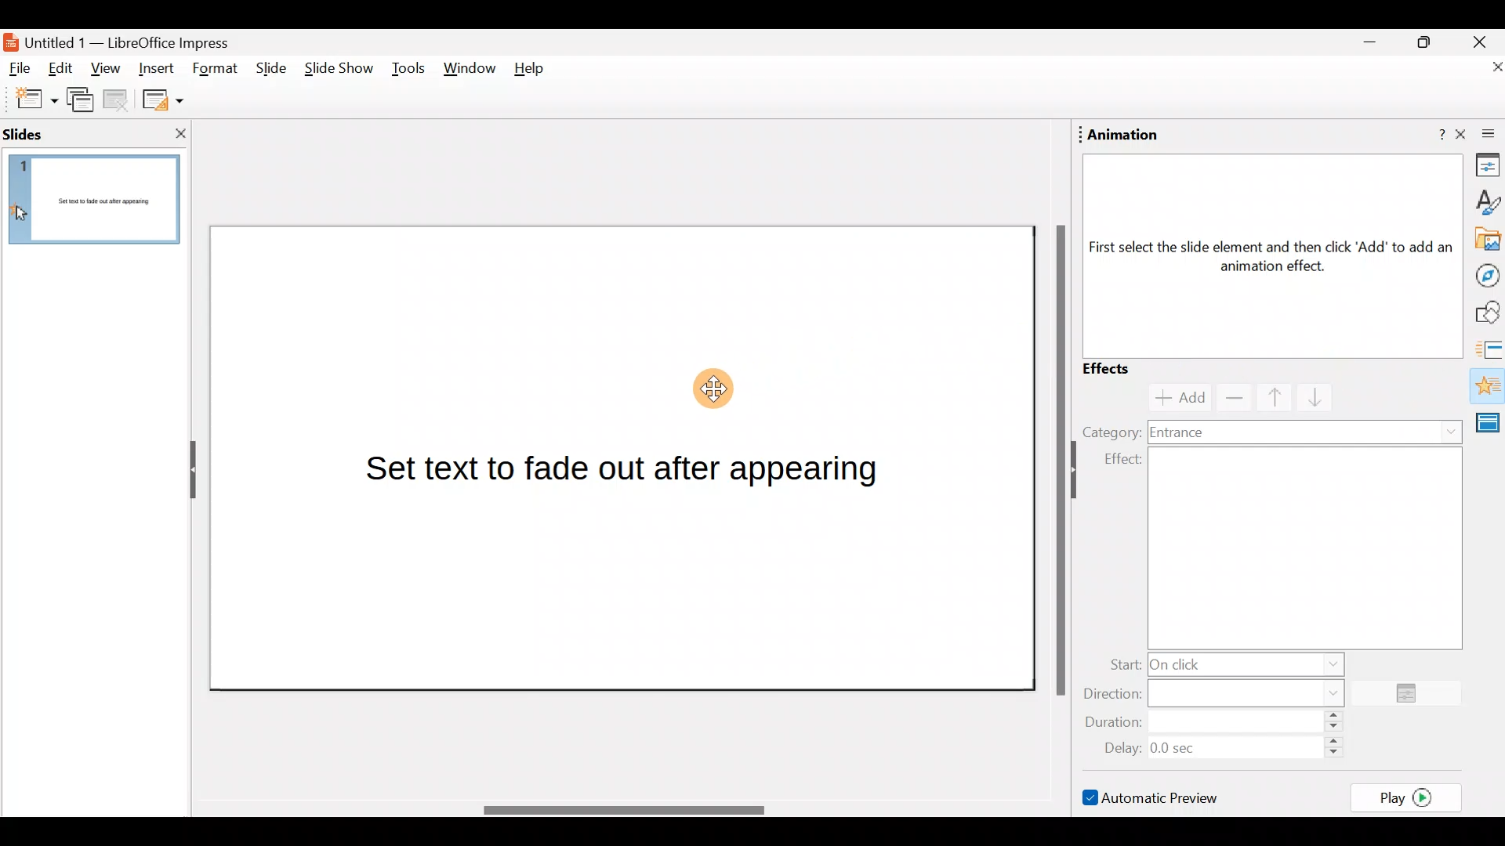 This screenshot has width=1505, height=846. Describe the element at coordinates (1489, 348) in the screenshot. I see `Slides transition` at that location.